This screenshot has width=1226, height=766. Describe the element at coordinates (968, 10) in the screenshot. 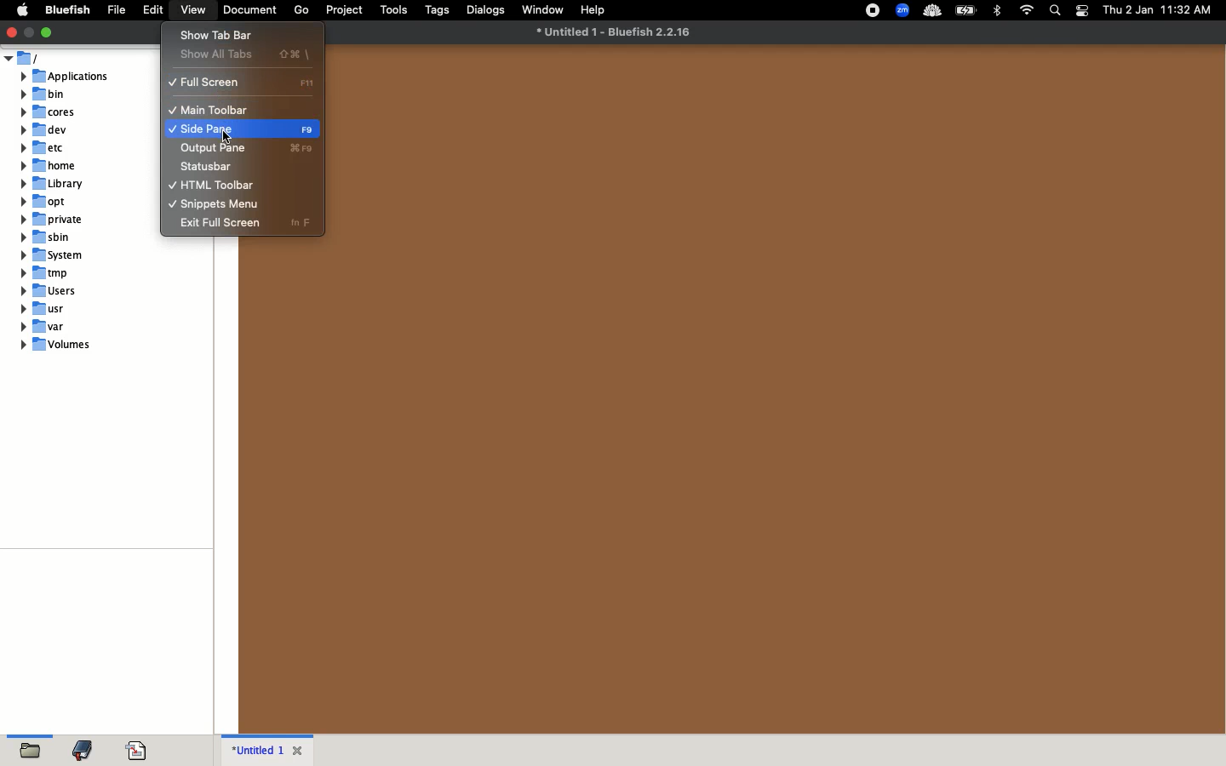

I see `charge` at that location.